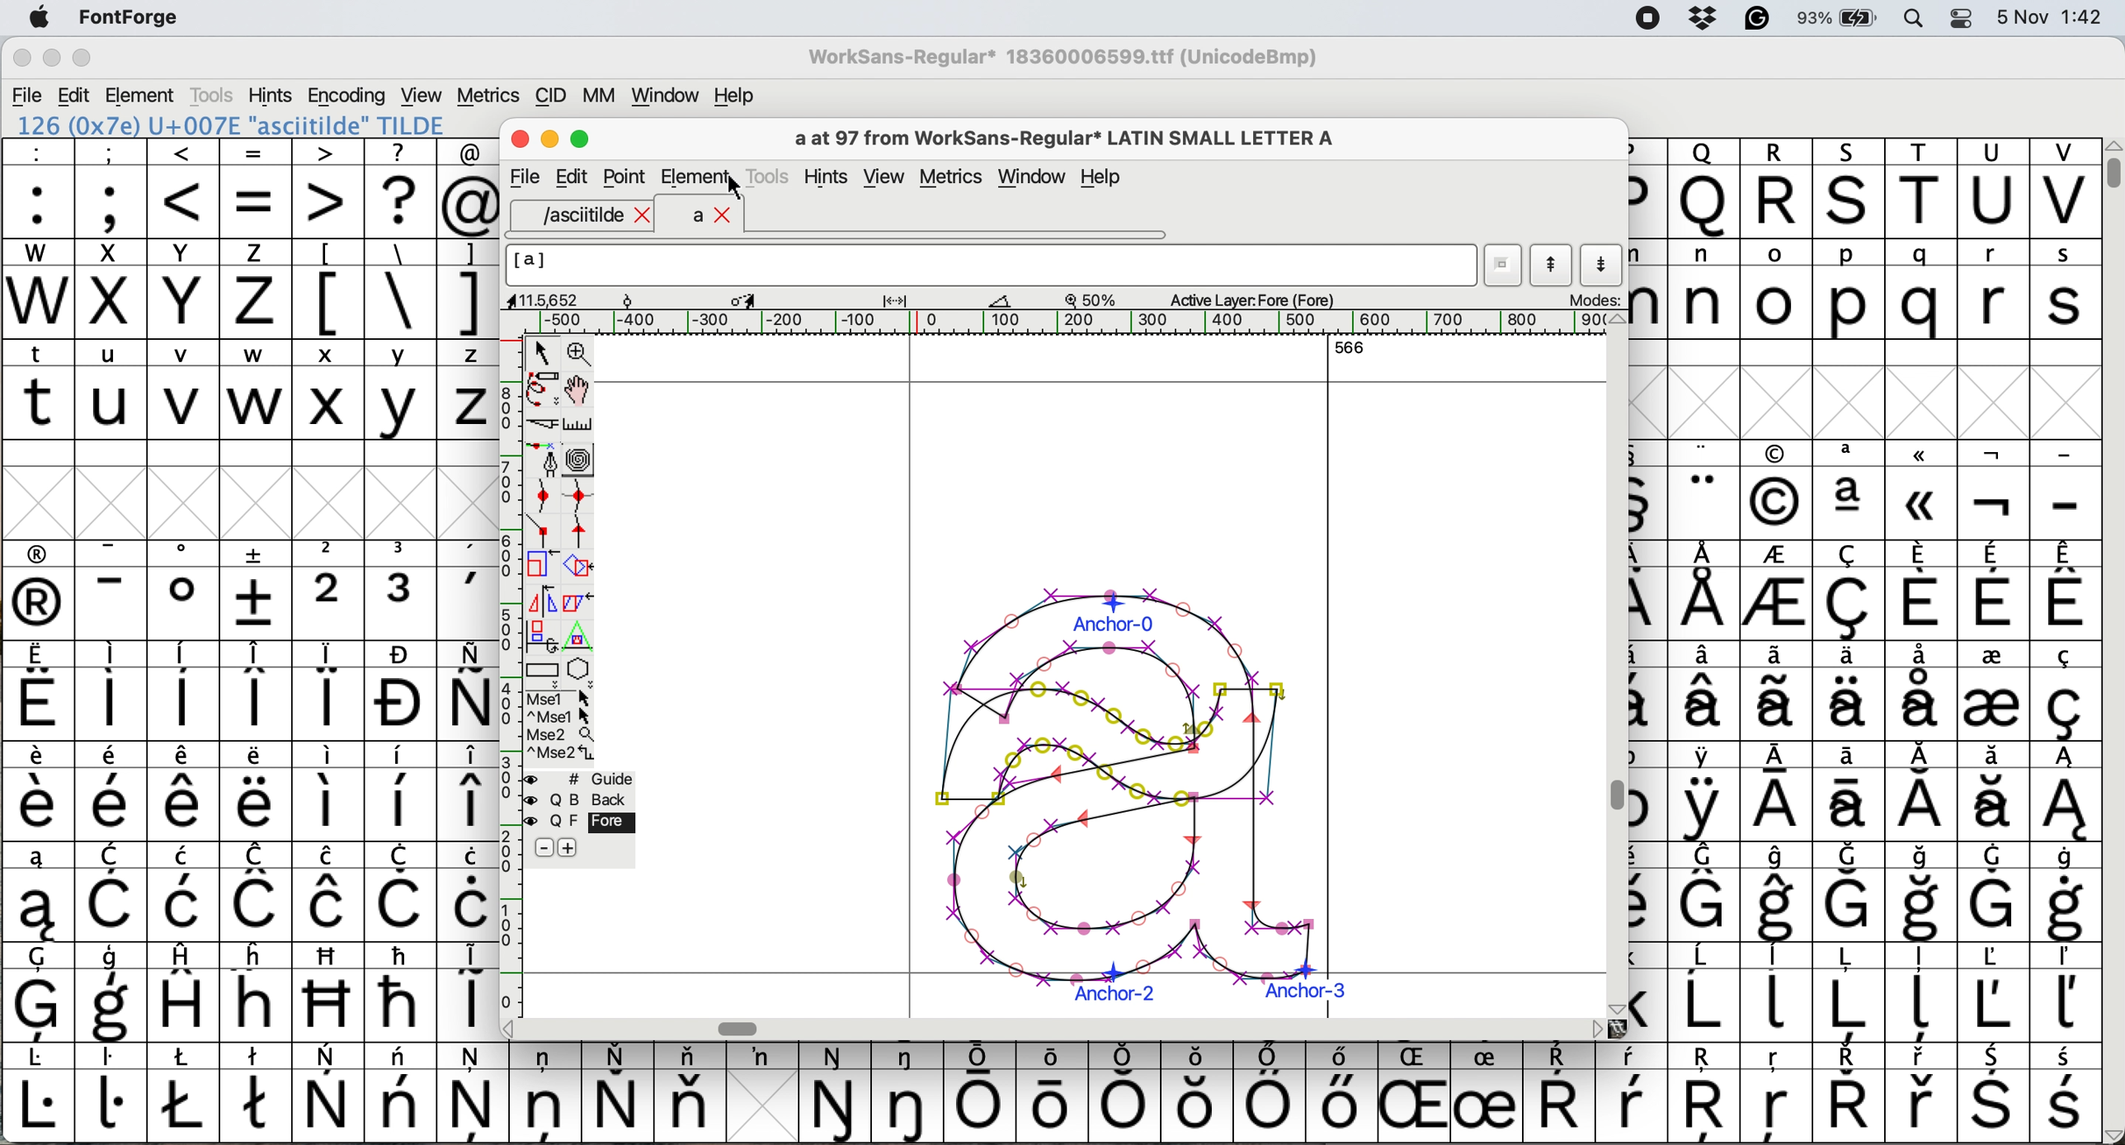  I want to click on , so click(1703, 188).